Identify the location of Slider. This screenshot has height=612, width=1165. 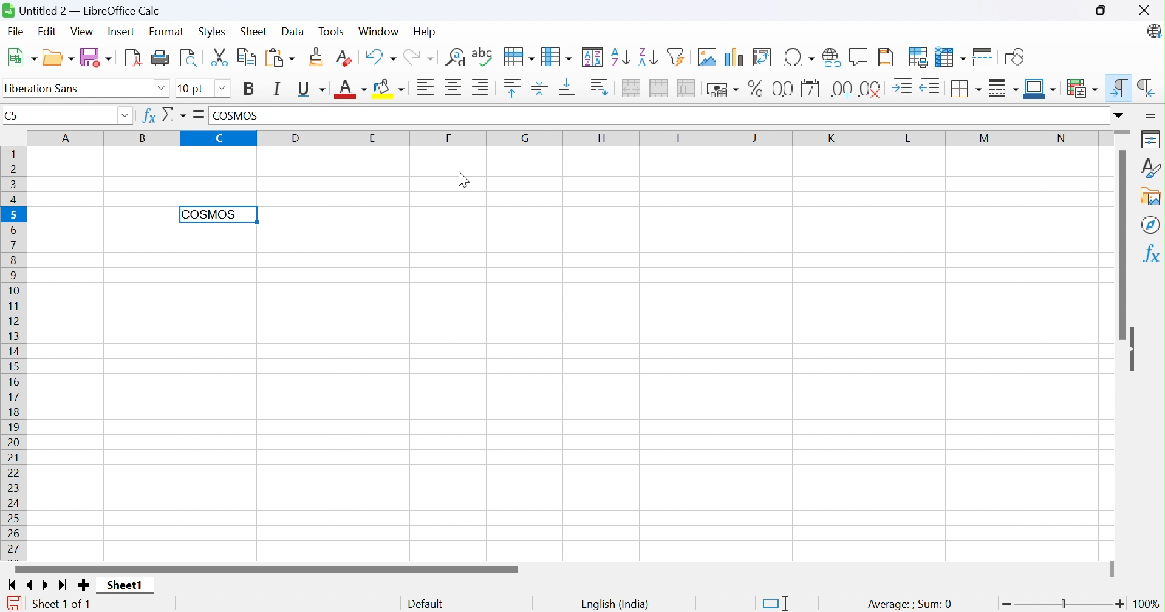
(1112, 569).